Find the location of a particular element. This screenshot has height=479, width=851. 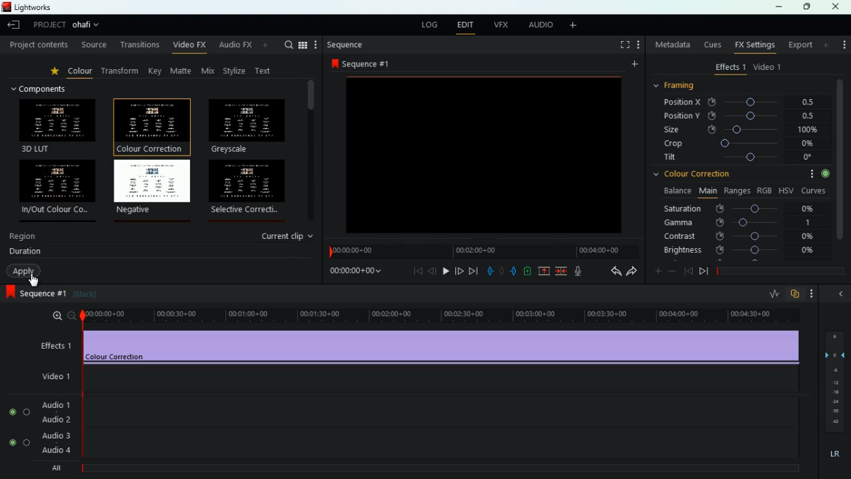

end is located at coordinates (472, 271).